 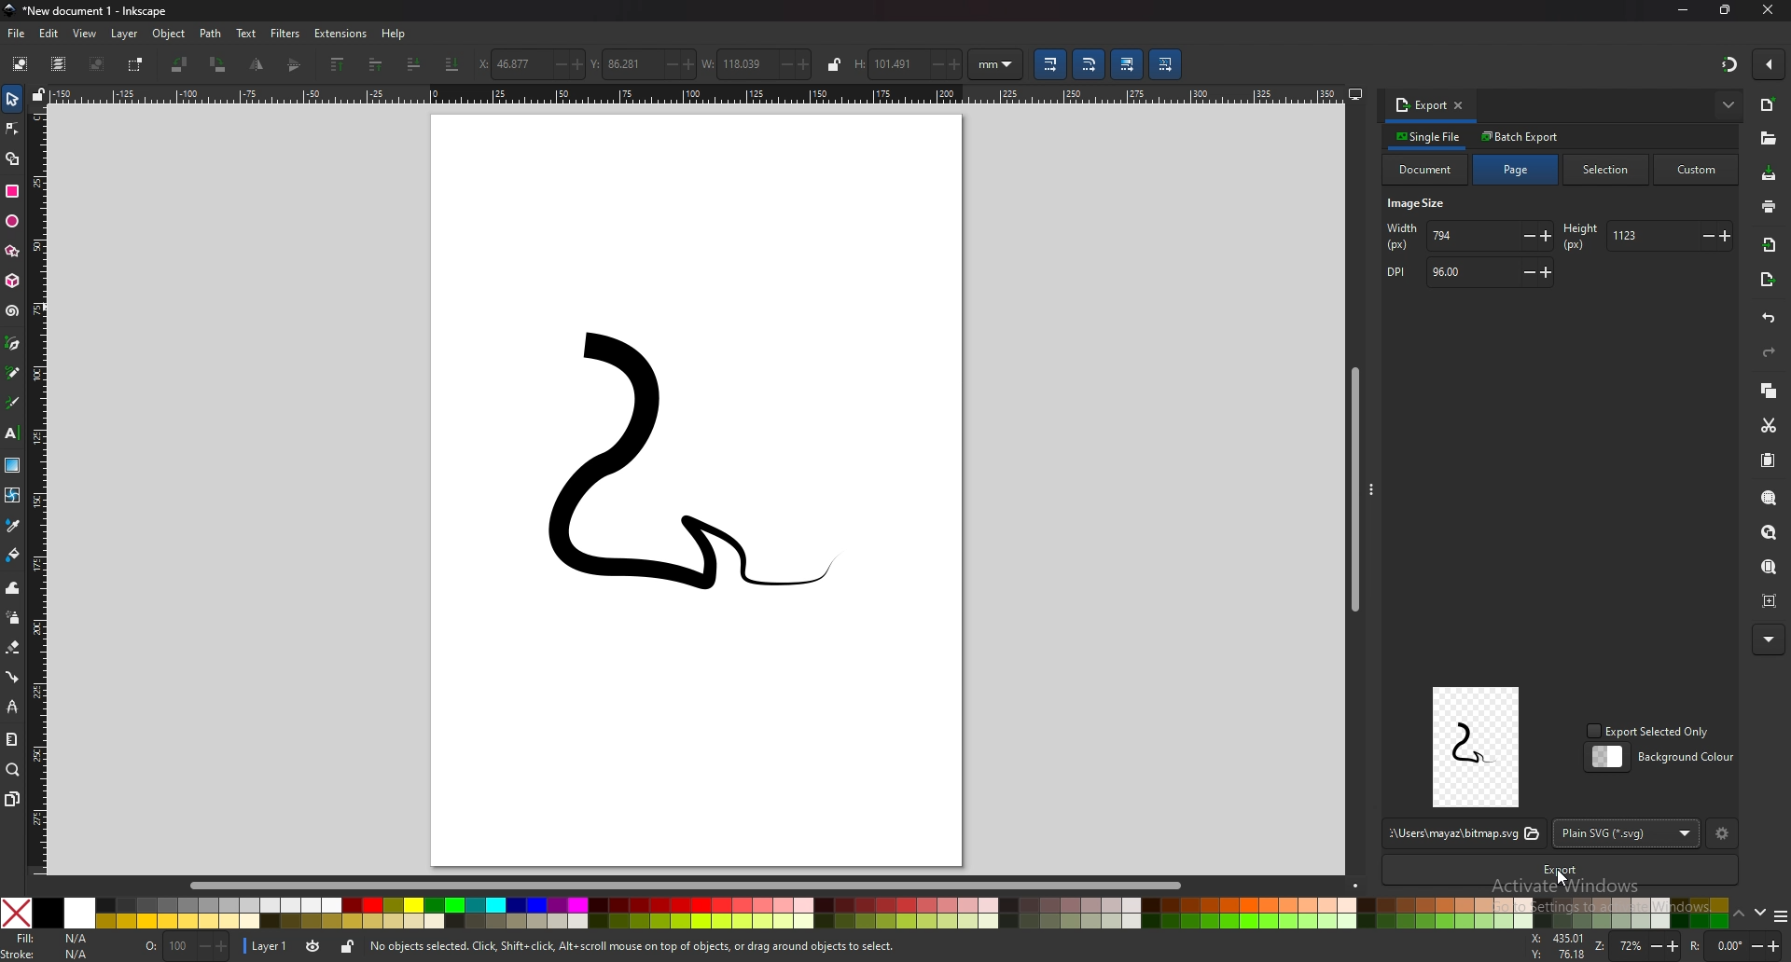 I want to click on plain svg, so click(x=1628, y=832).